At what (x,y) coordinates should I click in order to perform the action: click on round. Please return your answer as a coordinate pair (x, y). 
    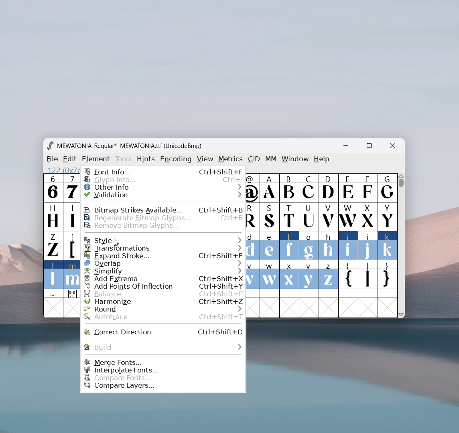
    Looking at the image, I should click on (164, 310).